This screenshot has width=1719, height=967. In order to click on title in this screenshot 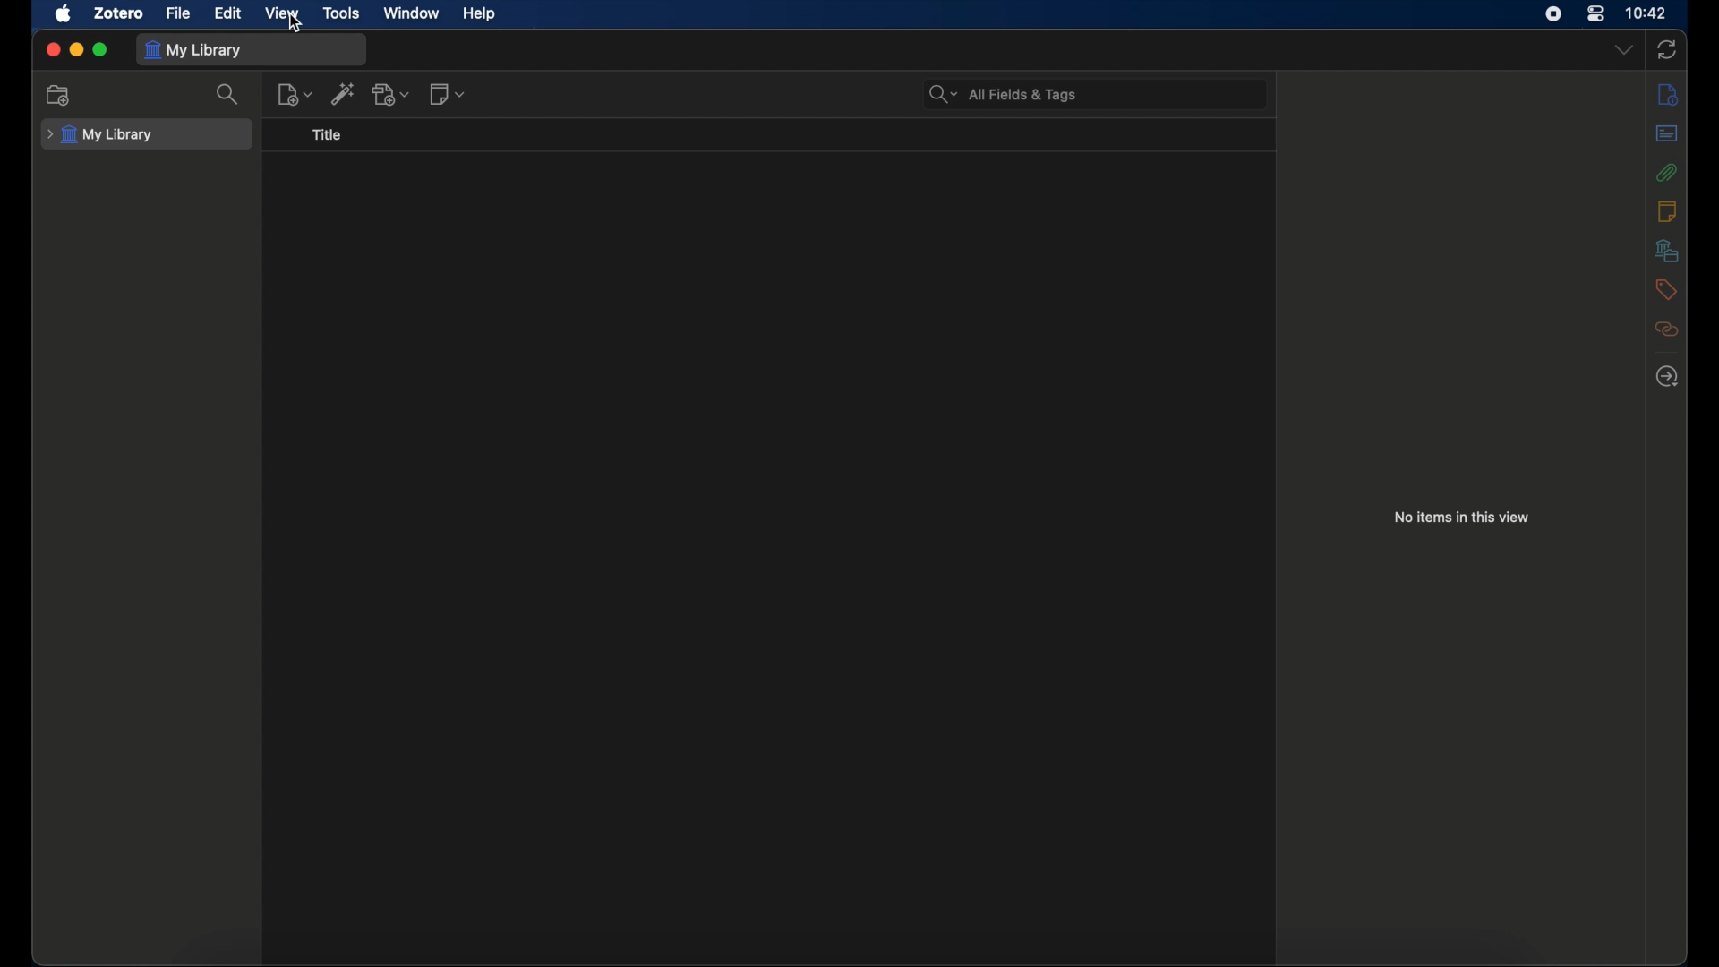, I will do `click(326, 135)`.